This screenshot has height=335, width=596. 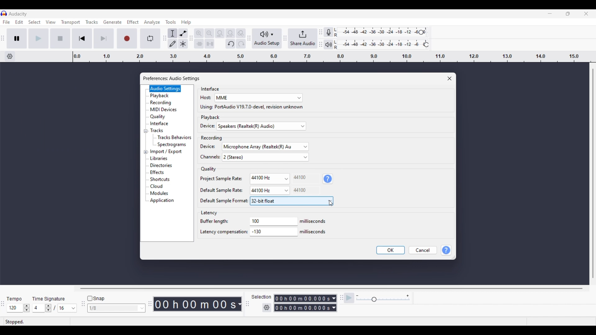 What do you see at coordinates (164, 194) in the screenshot?
I see `Modules` at bounding box center [164, 194].